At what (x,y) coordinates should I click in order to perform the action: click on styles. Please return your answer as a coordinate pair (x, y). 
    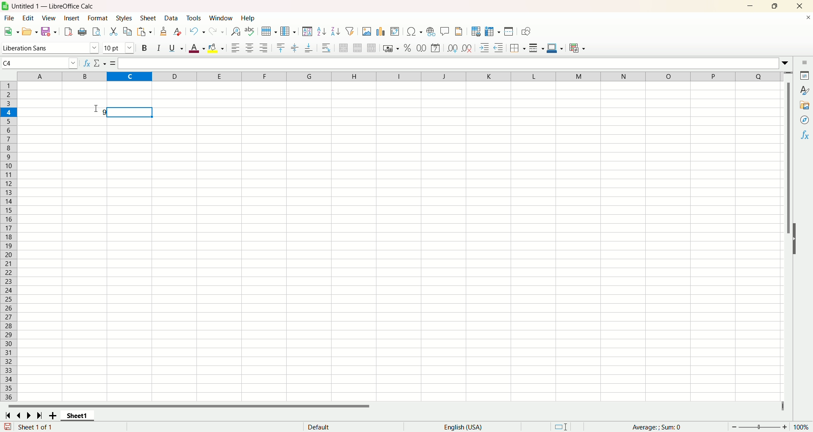
    Looking at the image, I should click on (125, 18).